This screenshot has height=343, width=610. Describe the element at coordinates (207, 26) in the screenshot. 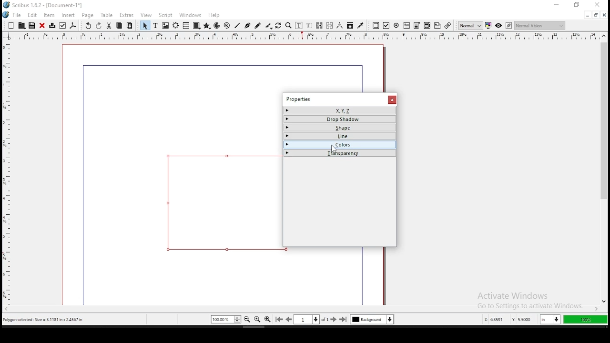

I see `polygon` at that location.